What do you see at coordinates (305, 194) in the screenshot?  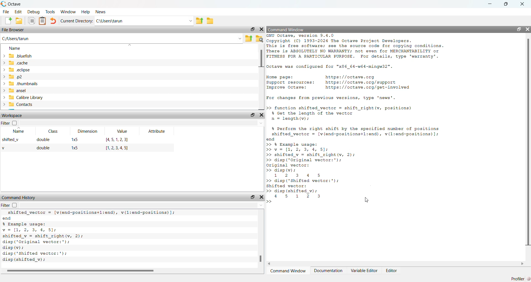 I see `display shifted vector` at bounding box center [305, 194].